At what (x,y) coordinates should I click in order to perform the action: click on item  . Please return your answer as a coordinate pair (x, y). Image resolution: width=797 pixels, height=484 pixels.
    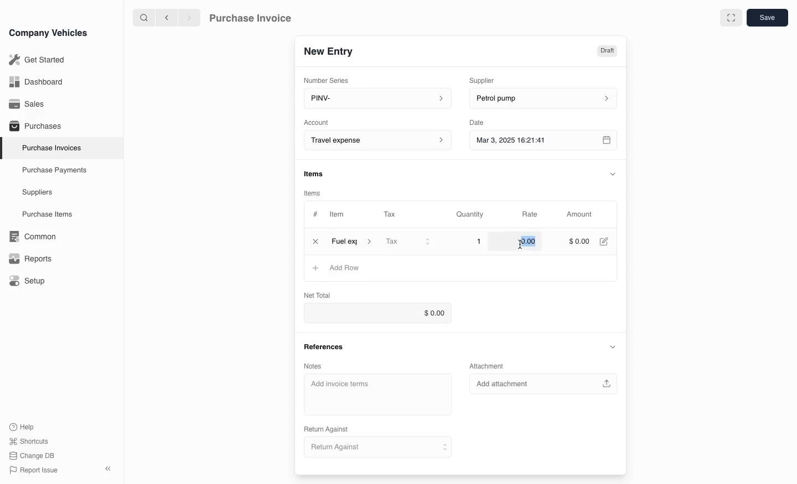
    Looking at the image, I should click on (351, 243).